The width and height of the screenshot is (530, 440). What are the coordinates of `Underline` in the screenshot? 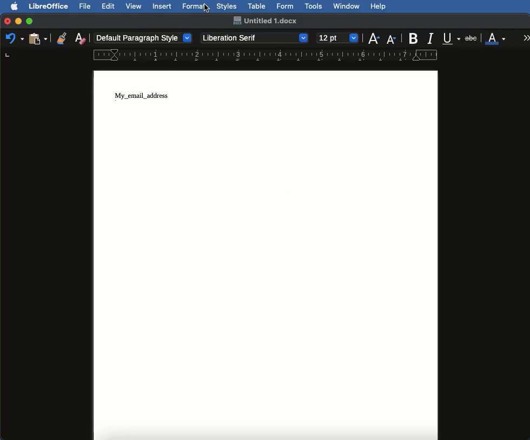 It's located at (452, 39).